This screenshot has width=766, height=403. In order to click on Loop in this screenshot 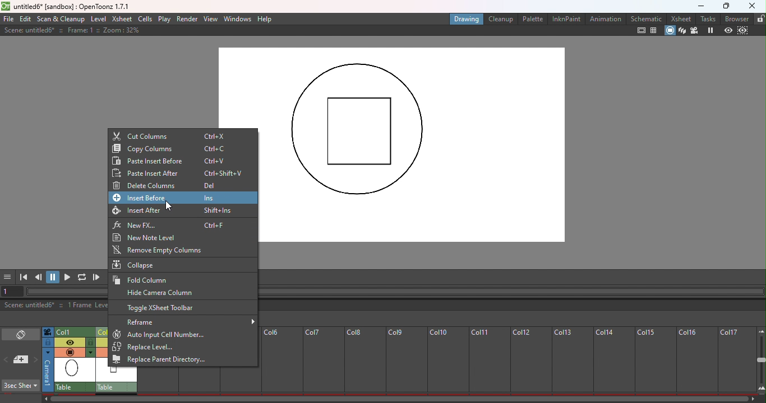, I will do `click(82, 277)`.